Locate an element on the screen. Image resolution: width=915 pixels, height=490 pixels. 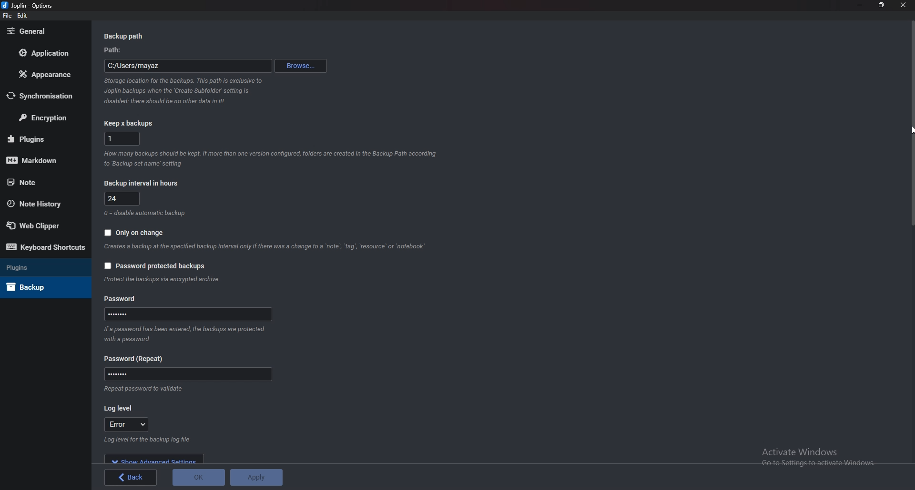
Apply is located at coordinates (255, 476).